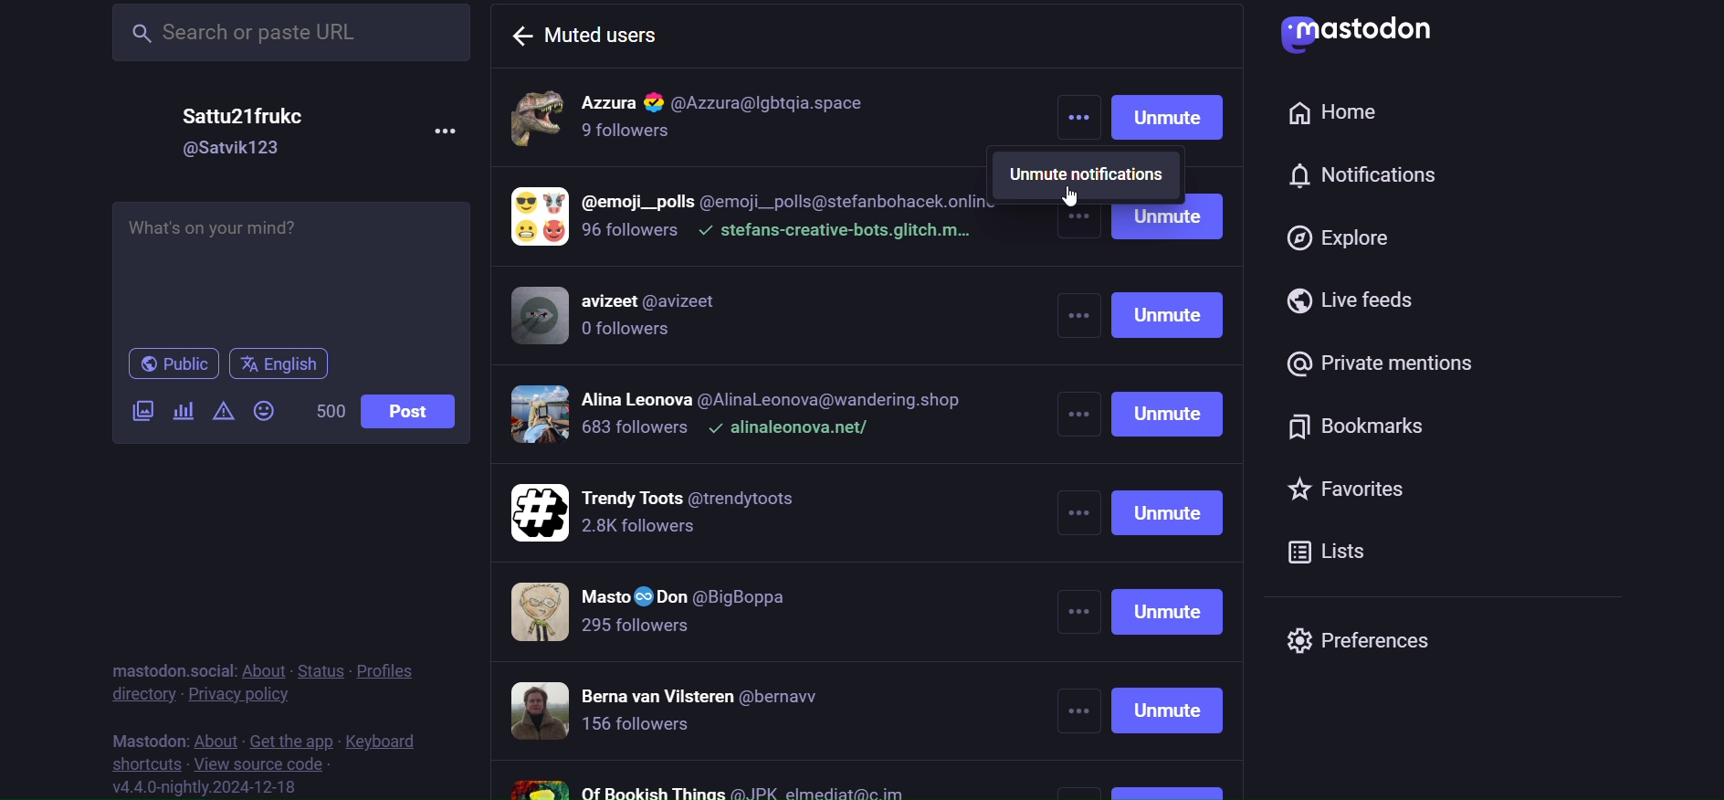 This screenshot has height=800, width=1724. I want to click on private mention, so click(1384, 362).